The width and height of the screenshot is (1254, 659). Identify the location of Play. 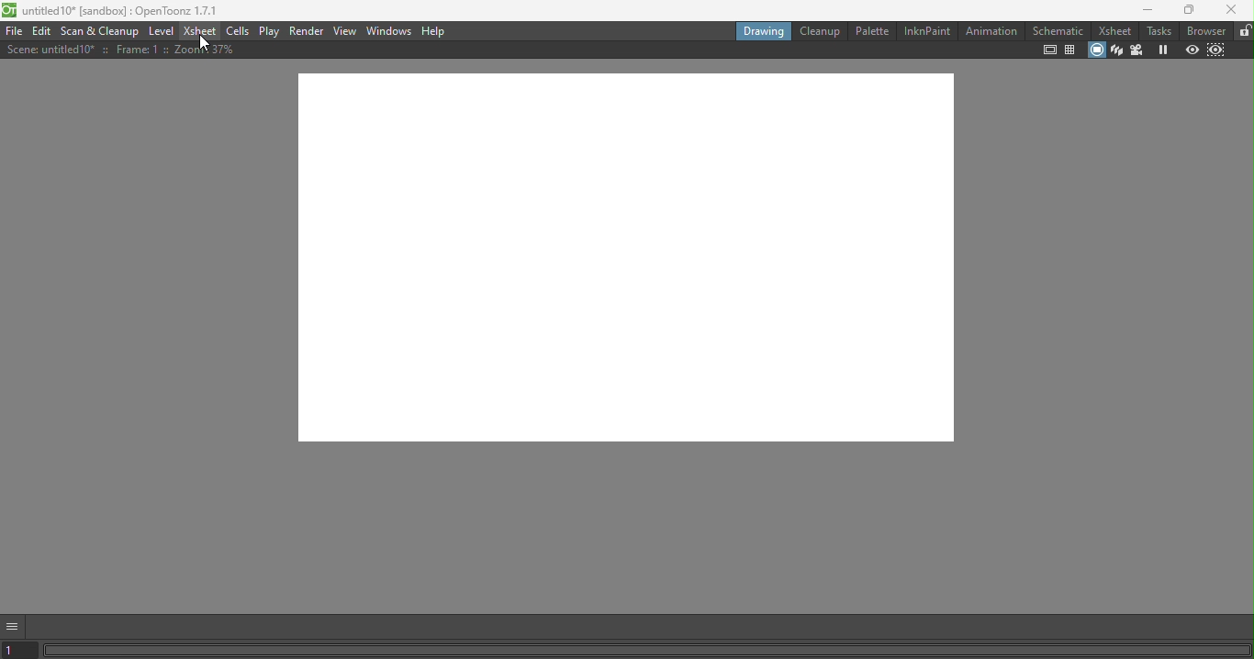
(270, 31).